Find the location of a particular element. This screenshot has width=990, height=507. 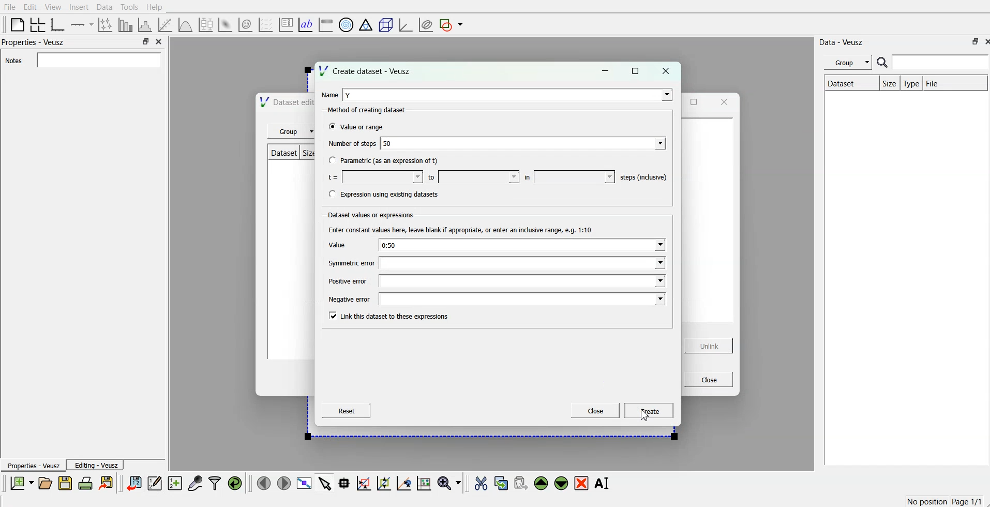

Negative error is located at coordinates (351, 299).